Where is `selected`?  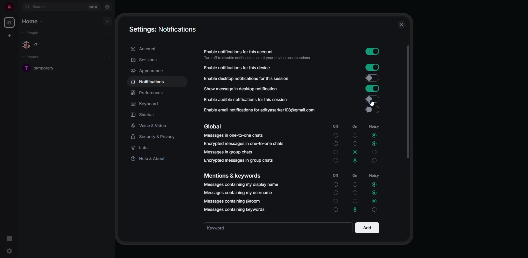 selected is located at coordinates (356, 152).